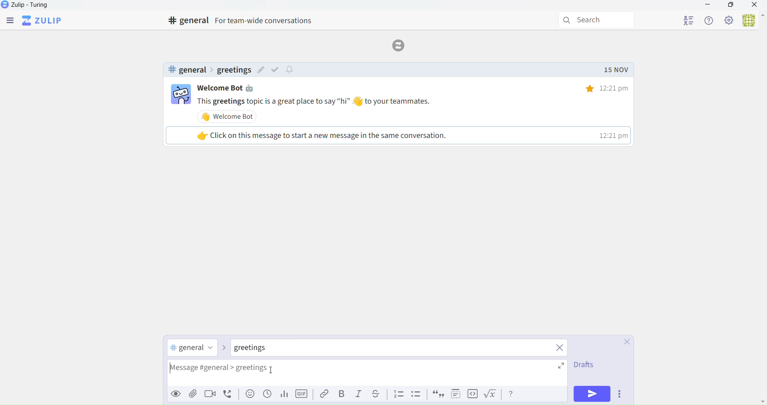 The height and width of the screenshot is (405, 767). Describe the element at coordinates (249, 396) in the screenshot. I see `Emoji` at that location.